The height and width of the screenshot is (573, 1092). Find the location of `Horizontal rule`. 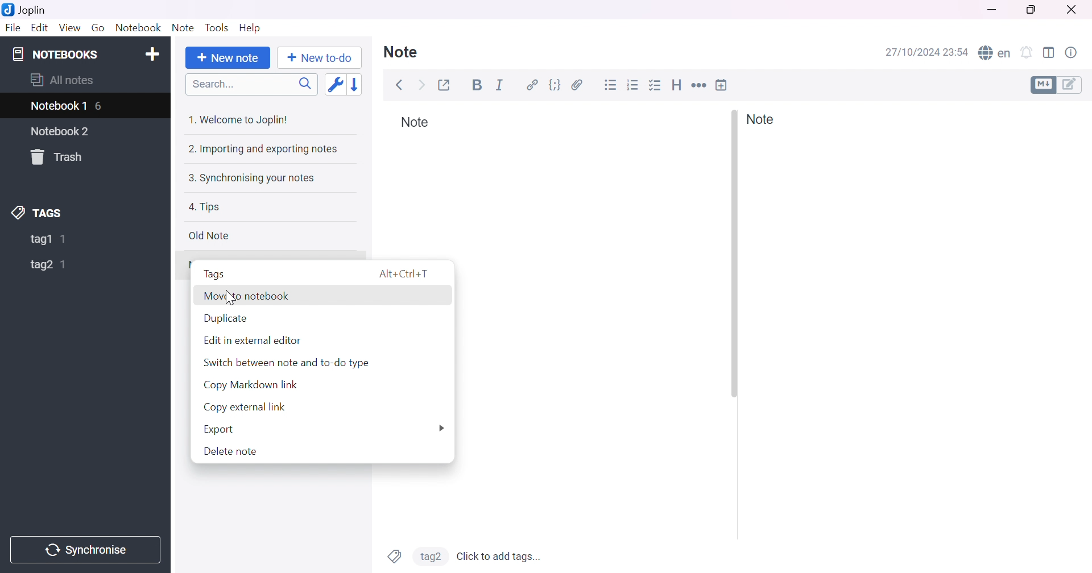

Horizontal rule is located at coordinates (700, 86).